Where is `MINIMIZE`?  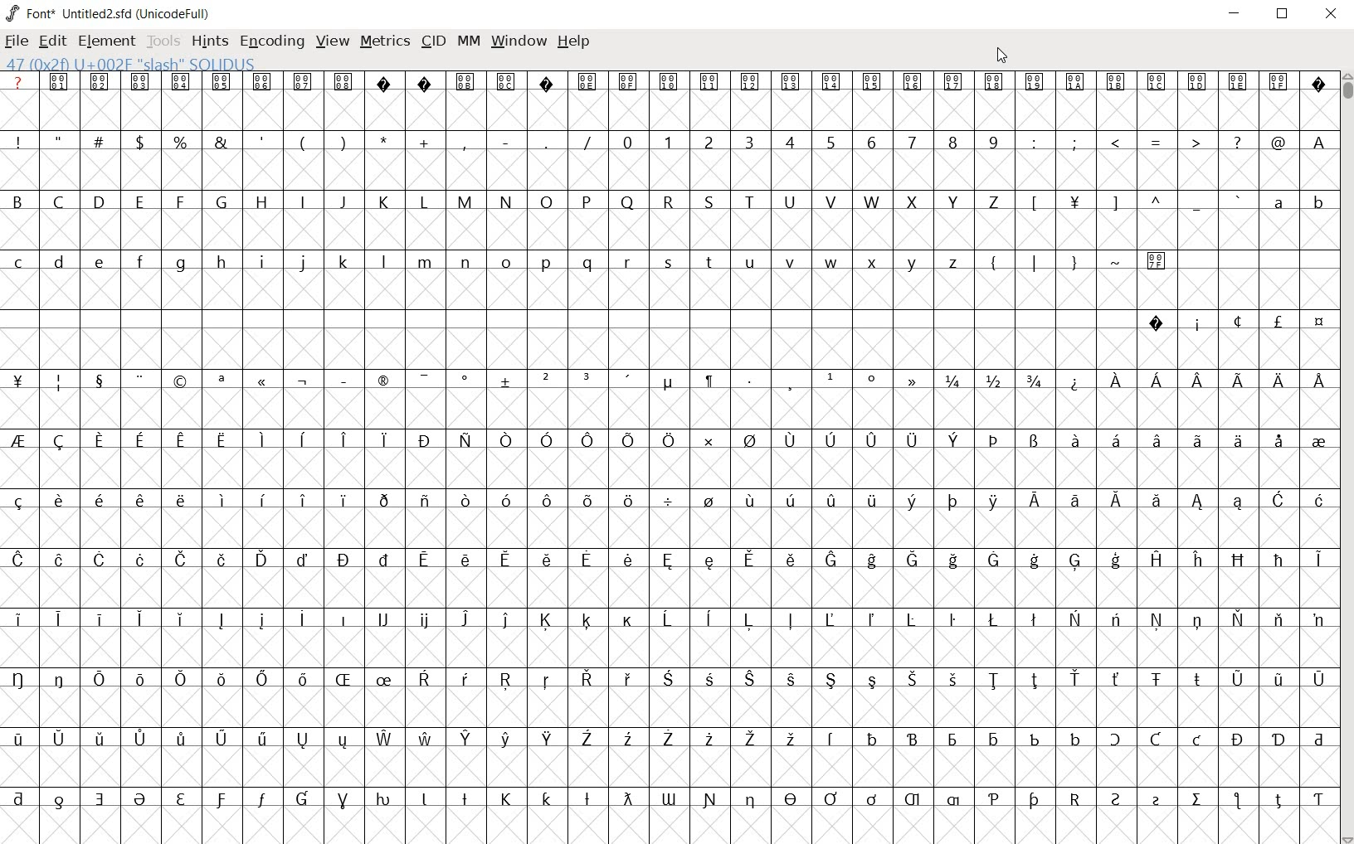
MINIMIZE is located at coordinates (1234, 16).